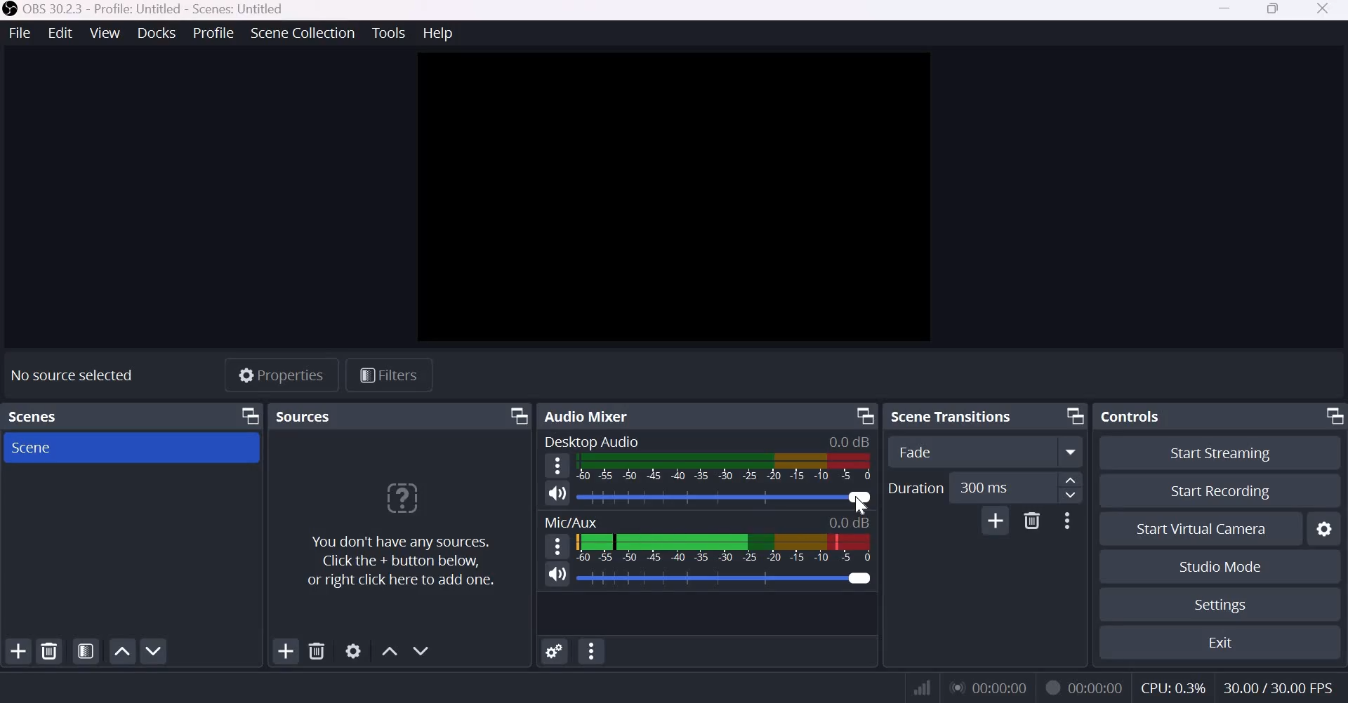  Describe the element at coordinates (60, 32) in the screenshot. I see `Edit` at that location.